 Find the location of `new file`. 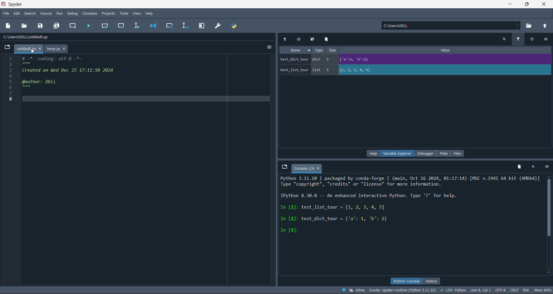

new file is located at coordinates (8, 26).